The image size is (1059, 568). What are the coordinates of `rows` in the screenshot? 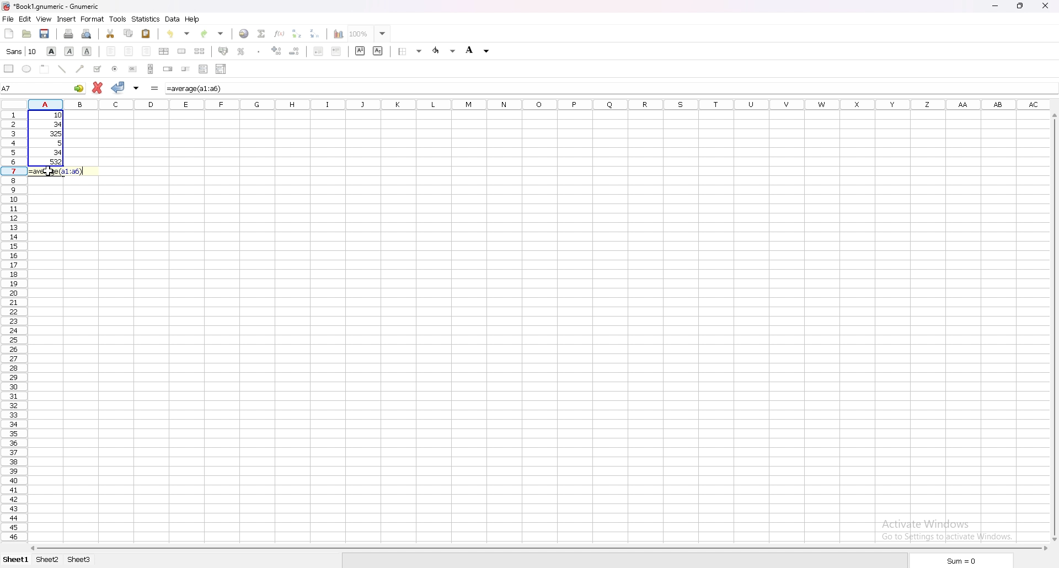 It's located at (12, 328).